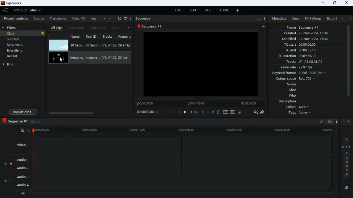  I want to click on video 1, so click(22, 145).